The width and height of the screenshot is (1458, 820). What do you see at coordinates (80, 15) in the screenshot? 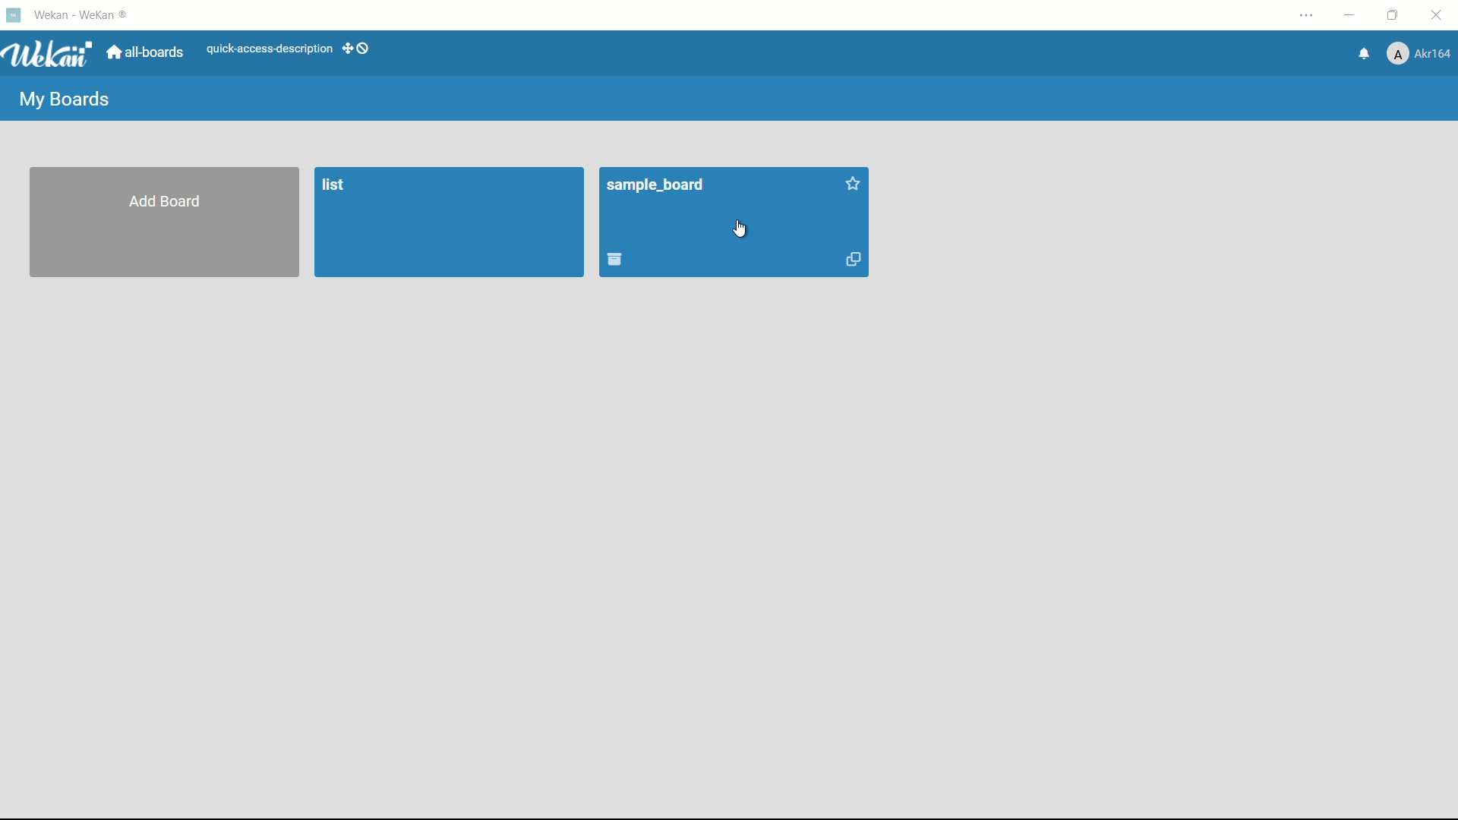
I see `app name` at bounding box center [80, 15].